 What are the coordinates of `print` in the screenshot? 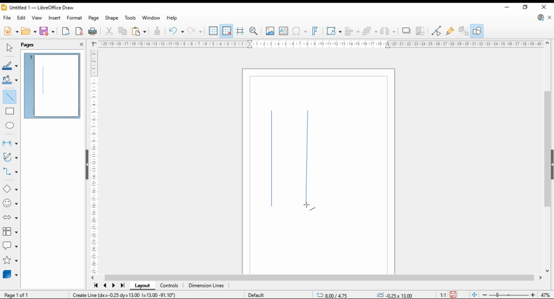 It's located at (93, 31).